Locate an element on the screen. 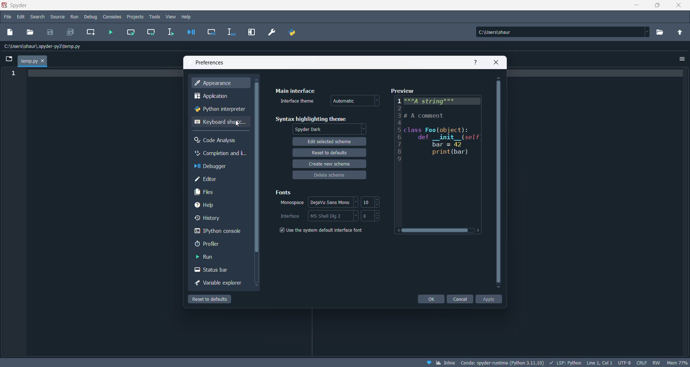 The width and height of the screenshot is (690, 367). move down is located at coordinates (256, 286).